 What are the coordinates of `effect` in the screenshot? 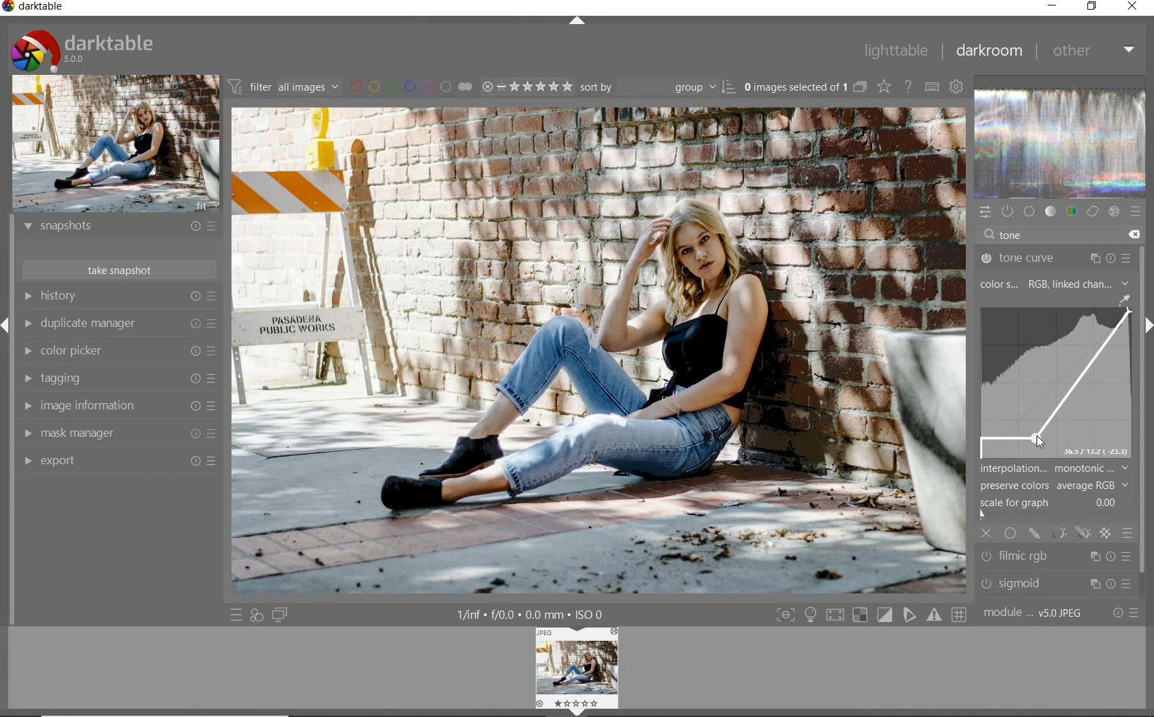 It's located at (1114, 214).